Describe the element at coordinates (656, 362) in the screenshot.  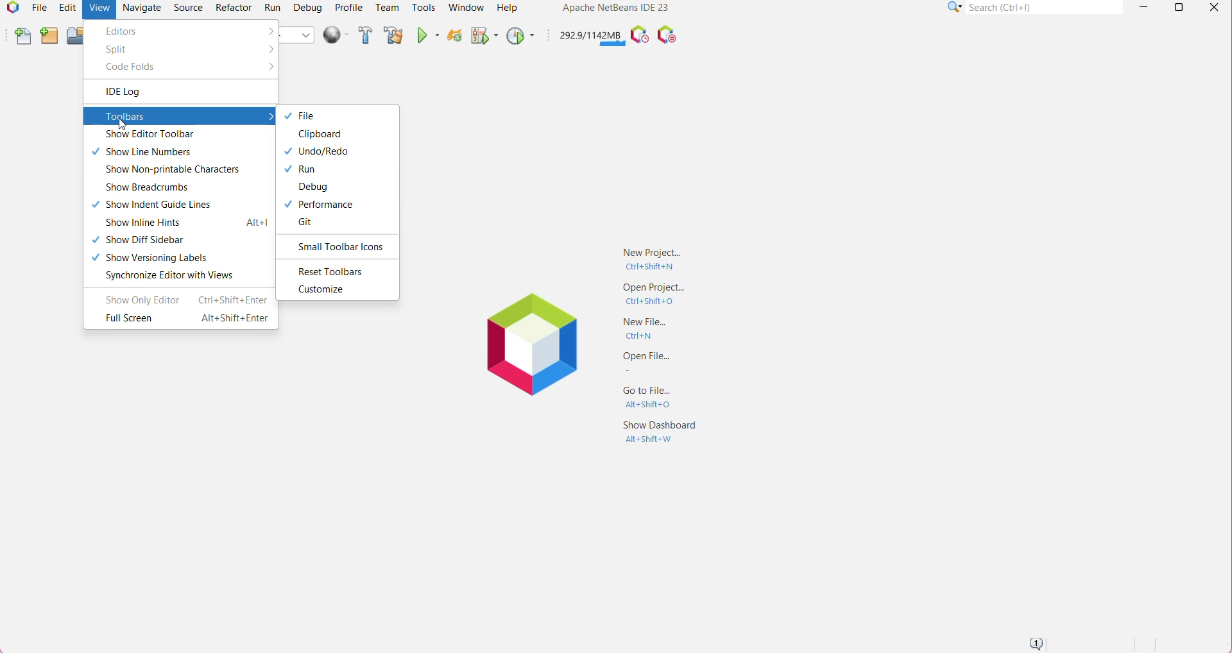
I see `Open File` at that location.